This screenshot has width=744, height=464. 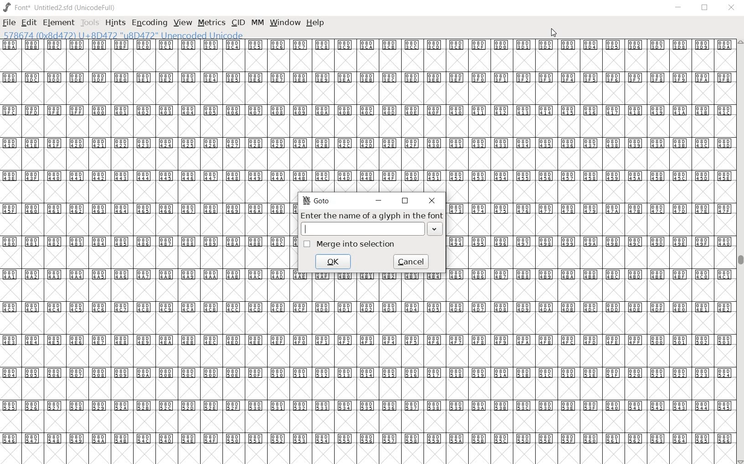 I want to click on close, so click(x=432, y=201).